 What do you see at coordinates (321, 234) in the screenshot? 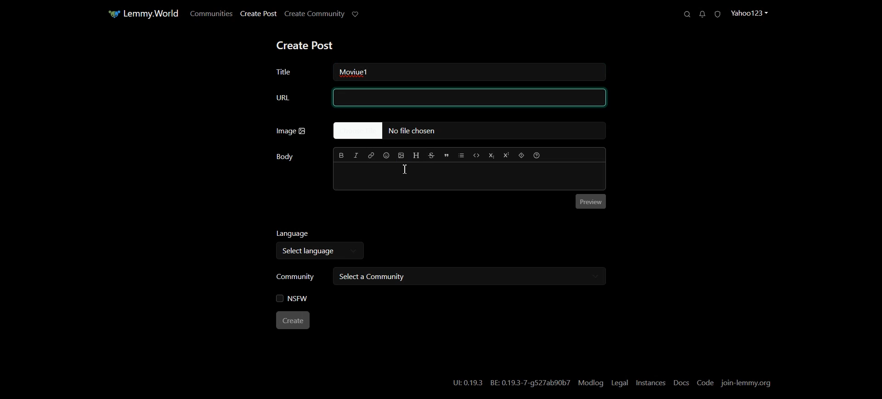
I see `Language` at bounding box center [321, 234].